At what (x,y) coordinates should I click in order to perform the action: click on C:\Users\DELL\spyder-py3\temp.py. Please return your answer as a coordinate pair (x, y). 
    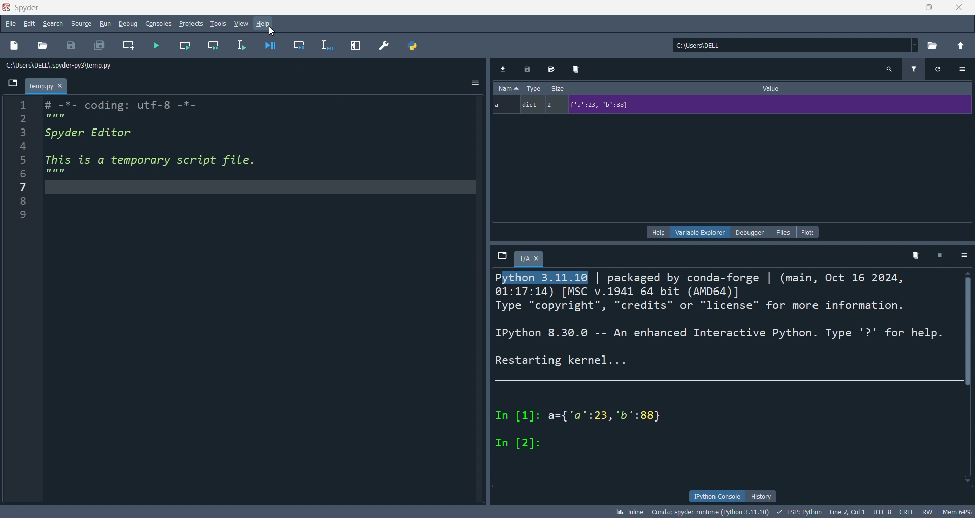
    Looking at the image, I should click on (60, 65).